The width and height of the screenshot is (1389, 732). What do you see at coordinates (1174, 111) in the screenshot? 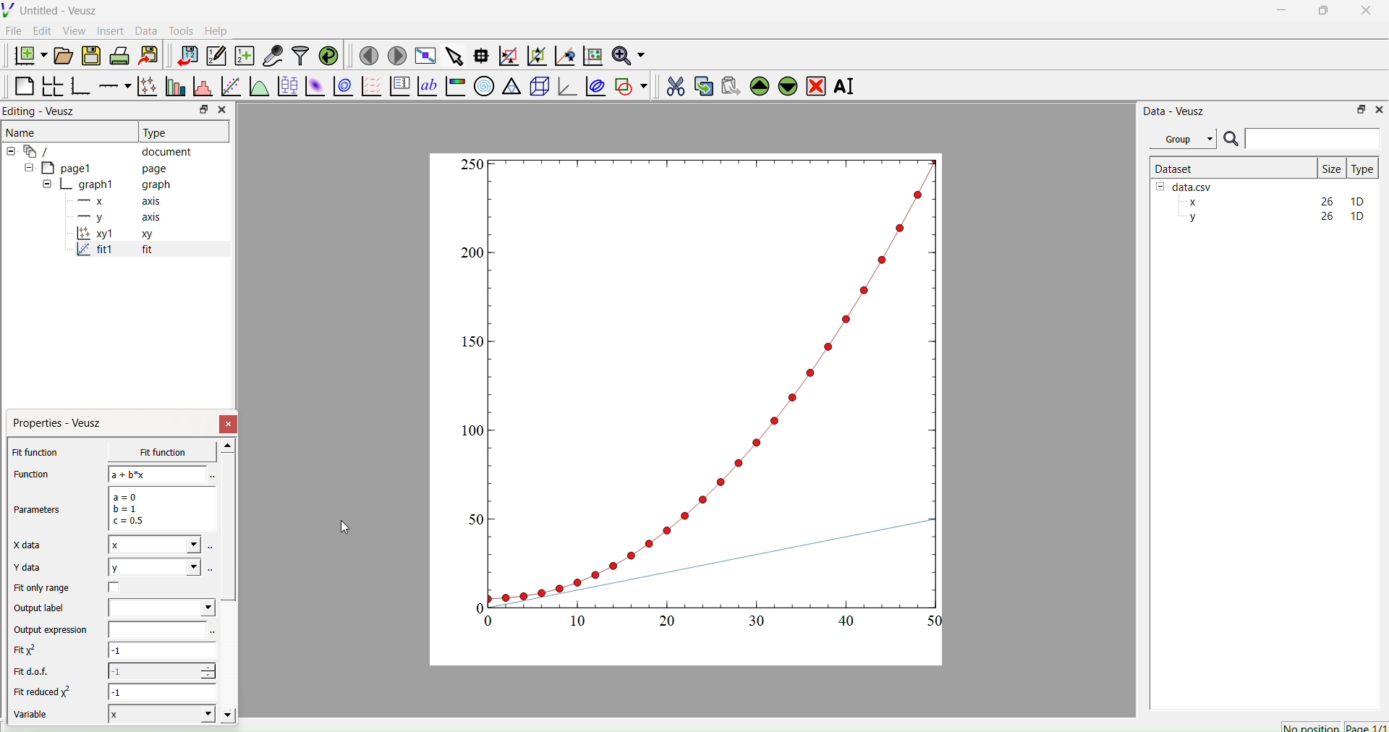
I see `Data - Veusz` at bounding box center [1174, 111].